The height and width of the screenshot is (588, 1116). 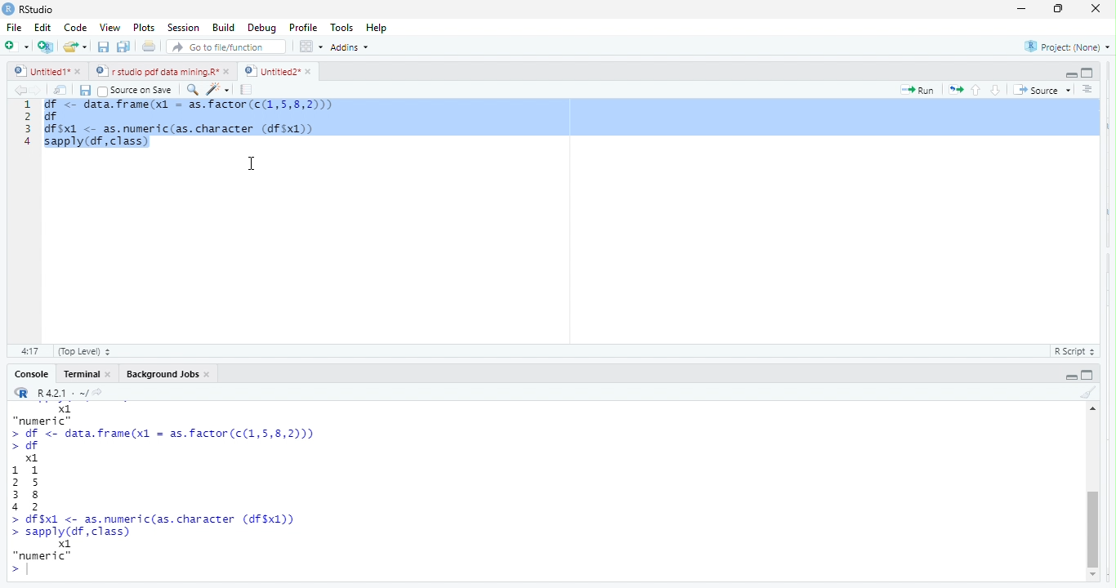 What do you see at coordinates (82, 374) in the screenshot?
I see `Terminal` at bounding box center [82, 374].